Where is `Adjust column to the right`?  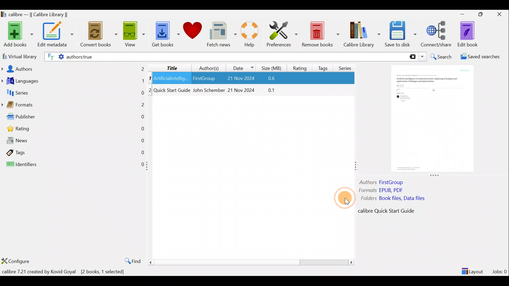 Adjust column to the right is located at coordinates (356, 167).